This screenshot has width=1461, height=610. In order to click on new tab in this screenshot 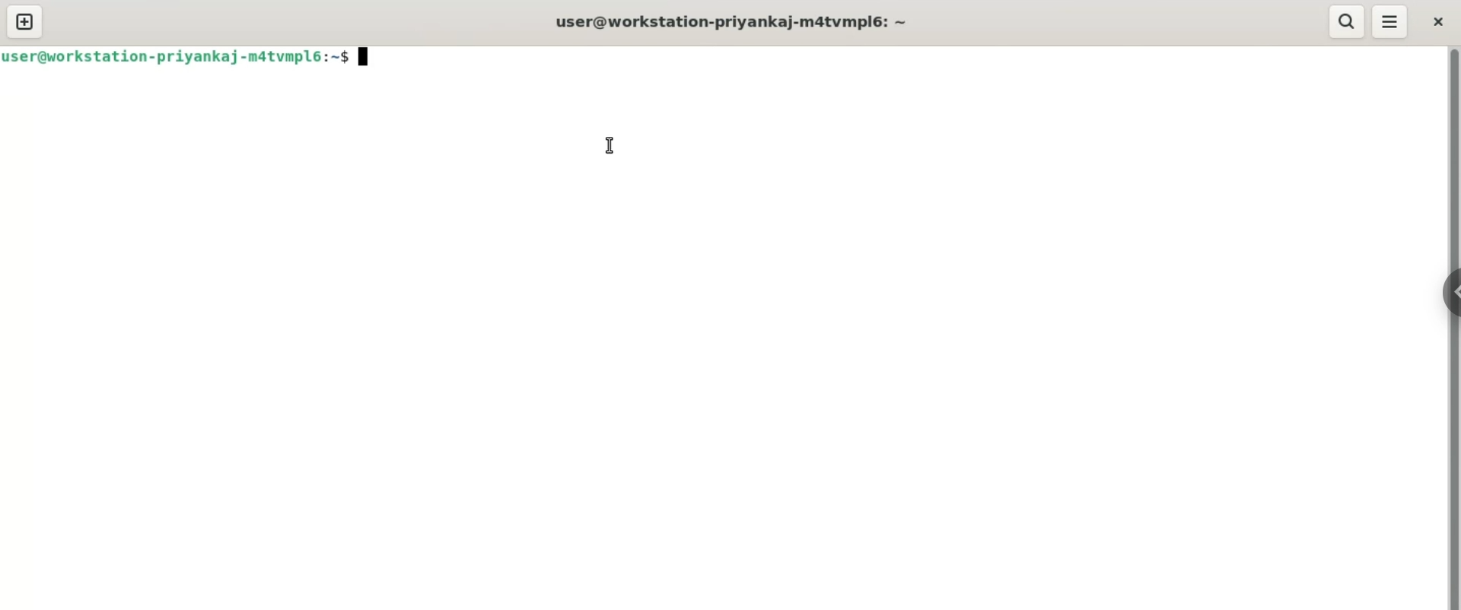, I will do `click(24, 22)`.